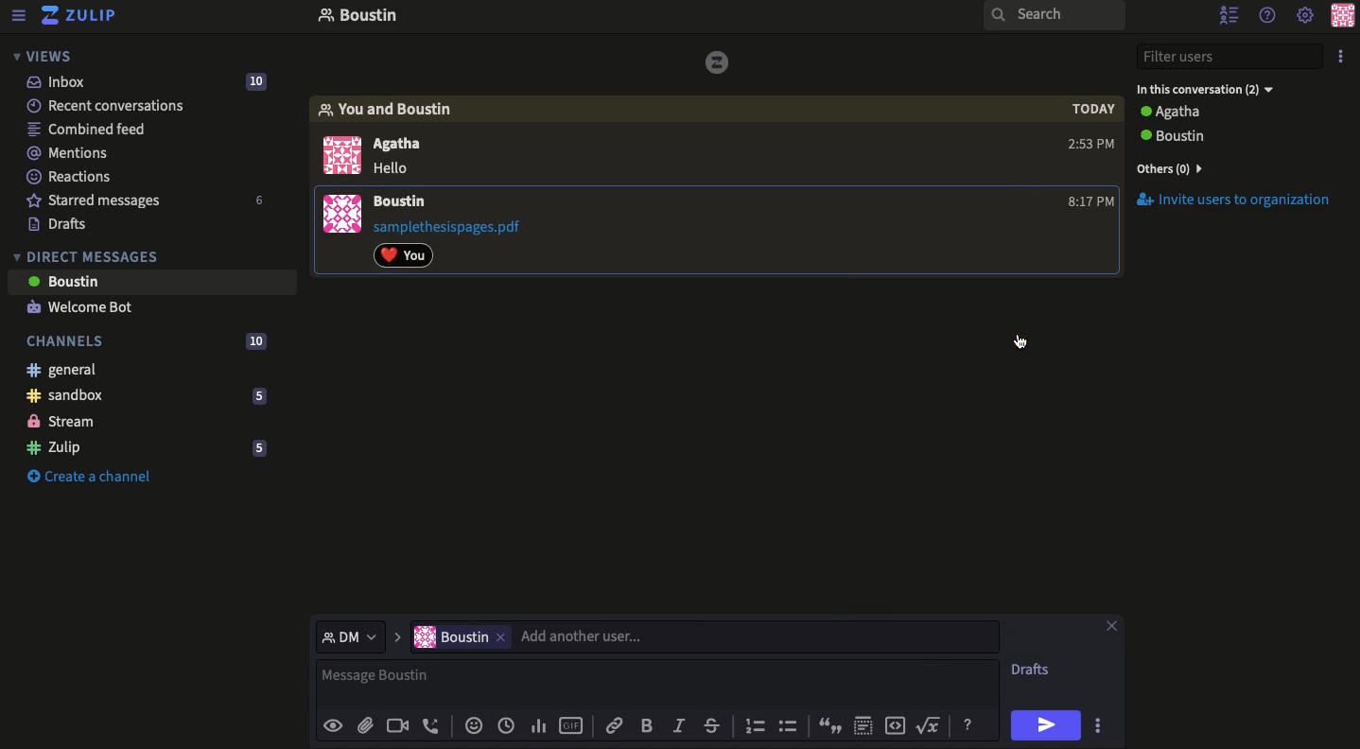  What do you see at coordinates (759, 636) in the screenshot?
I see `add another user` at bounding box center [759, 636].